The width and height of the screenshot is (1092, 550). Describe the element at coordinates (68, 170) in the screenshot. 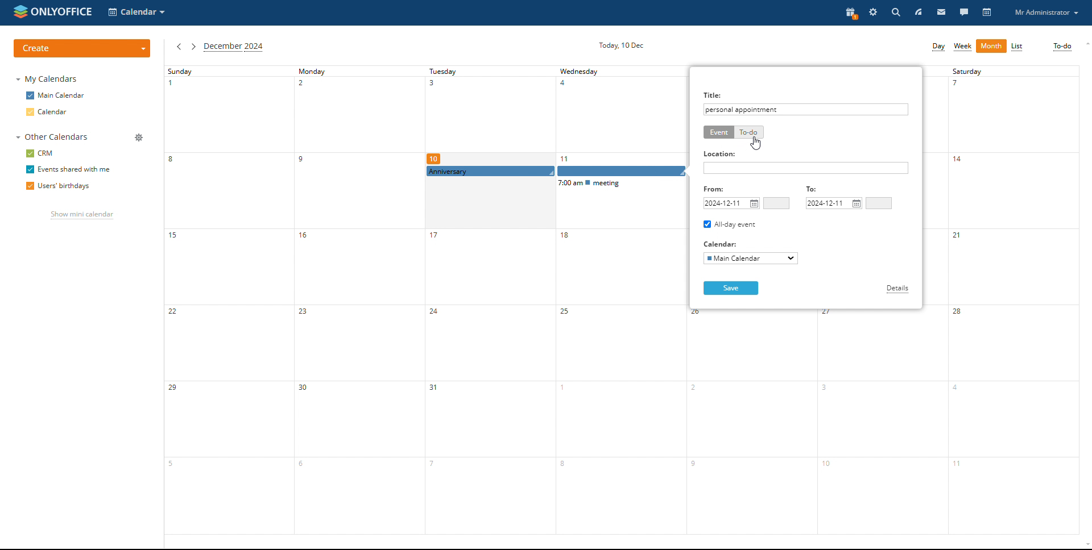

I see `event shared with me` at that location.